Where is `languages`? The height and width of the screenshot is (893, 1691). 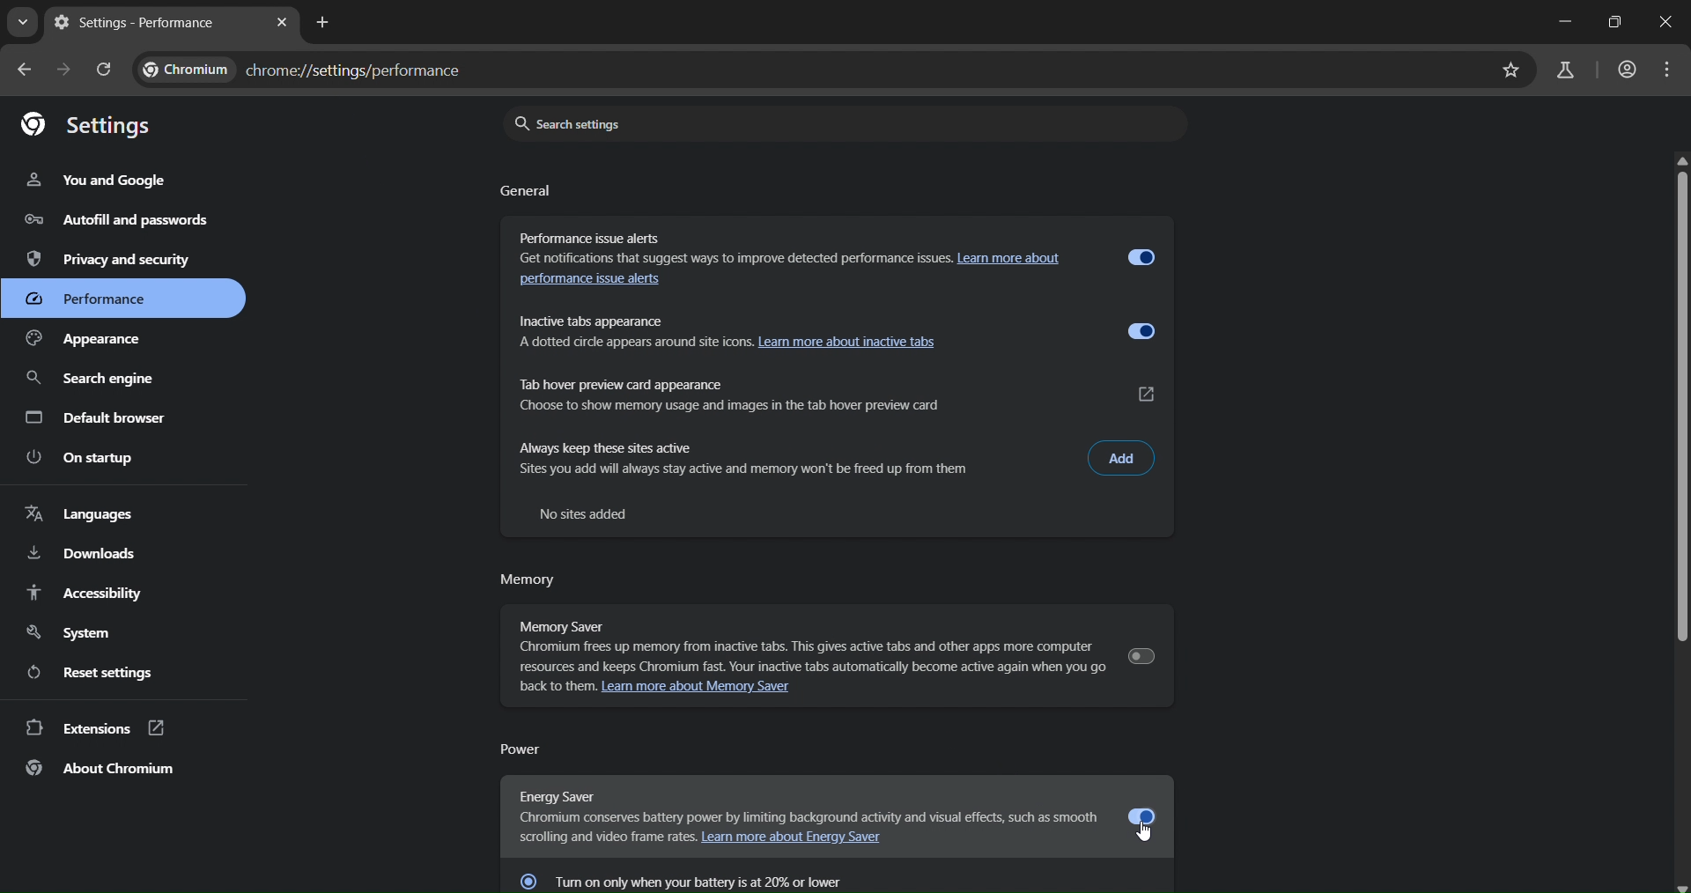
languages is located at coordinates (78, 514).